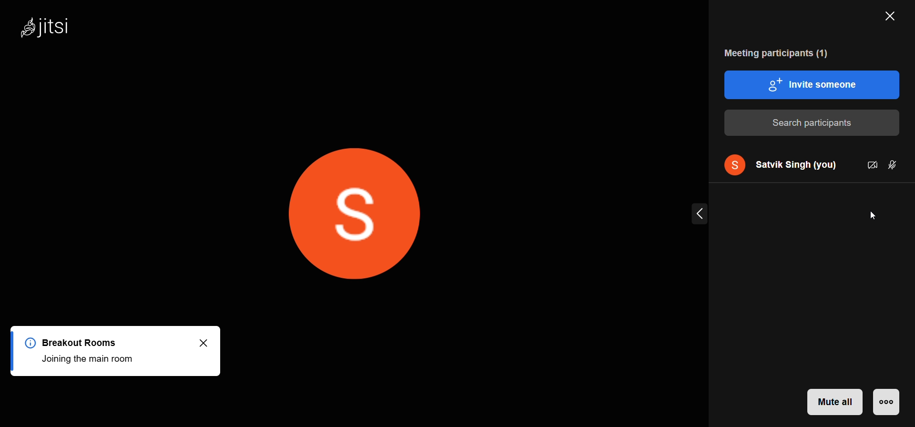 This screenshot has height=427, width=915. Describe the element at coordinates (894, 14) in the screenshot. I see `close` at that location.